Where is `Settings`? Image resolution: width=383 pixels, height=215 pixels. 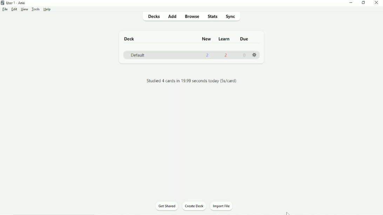 Settings is located at coordinates (256, 56).